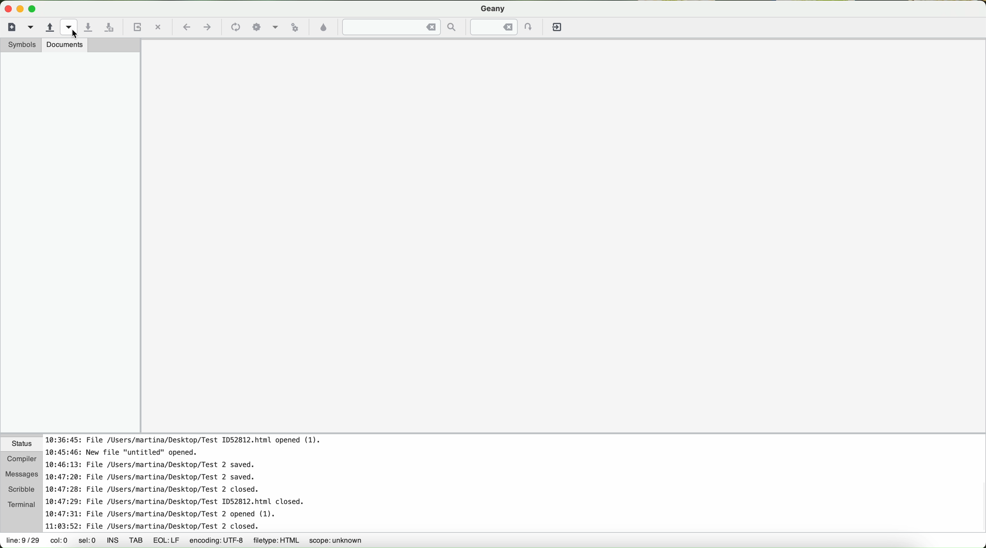 This screenshot has width=986, height=548. What do you see at coordinates (34, 10) in the screenshot?
I see `maximize` at bounding box center [34, 10].